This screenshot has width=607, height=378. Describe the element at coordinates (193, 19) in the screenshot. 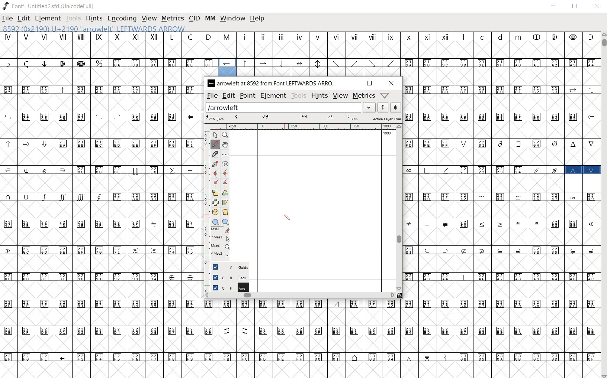

I see `cid` at that location.